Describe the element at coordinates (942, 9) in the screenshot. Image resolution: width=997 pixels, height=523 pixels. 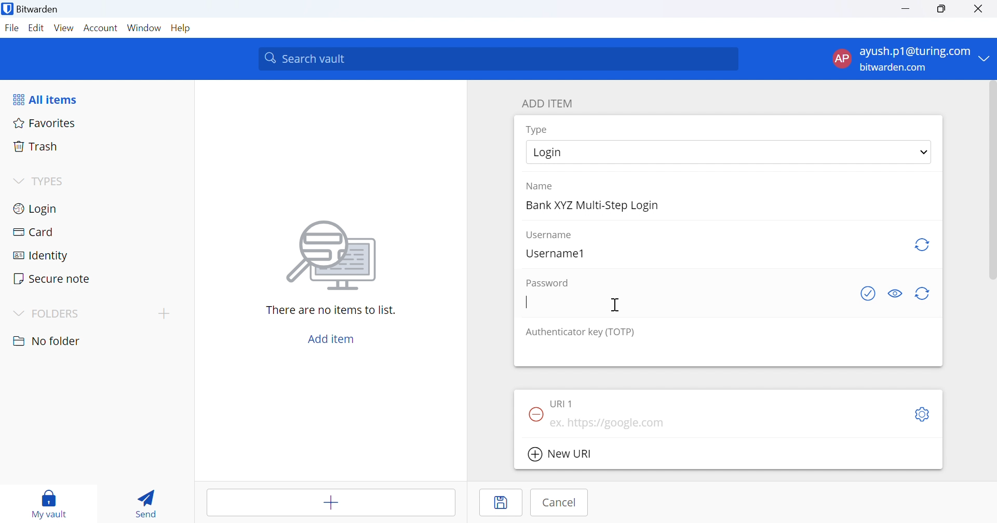
I see `Restore Down` at that location.